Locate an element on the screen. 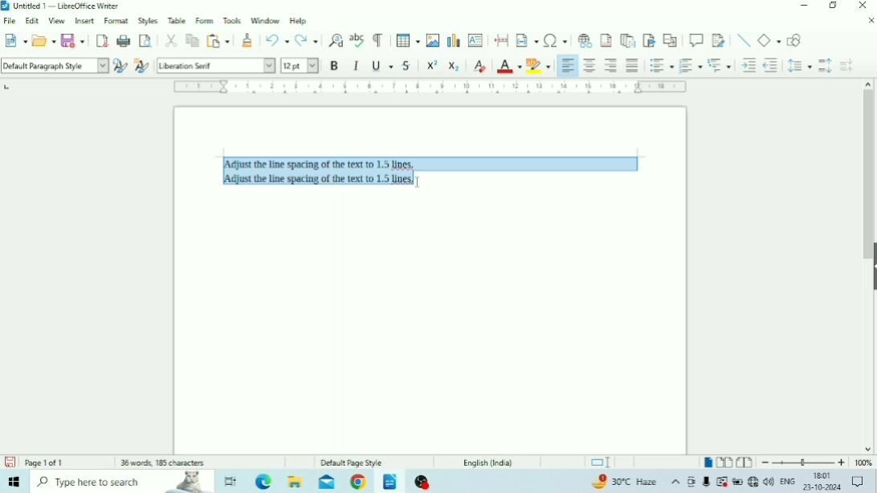 Image resolution: width=877 pixels, height=493 pixels. Paste is located at coordinates (219, 41).